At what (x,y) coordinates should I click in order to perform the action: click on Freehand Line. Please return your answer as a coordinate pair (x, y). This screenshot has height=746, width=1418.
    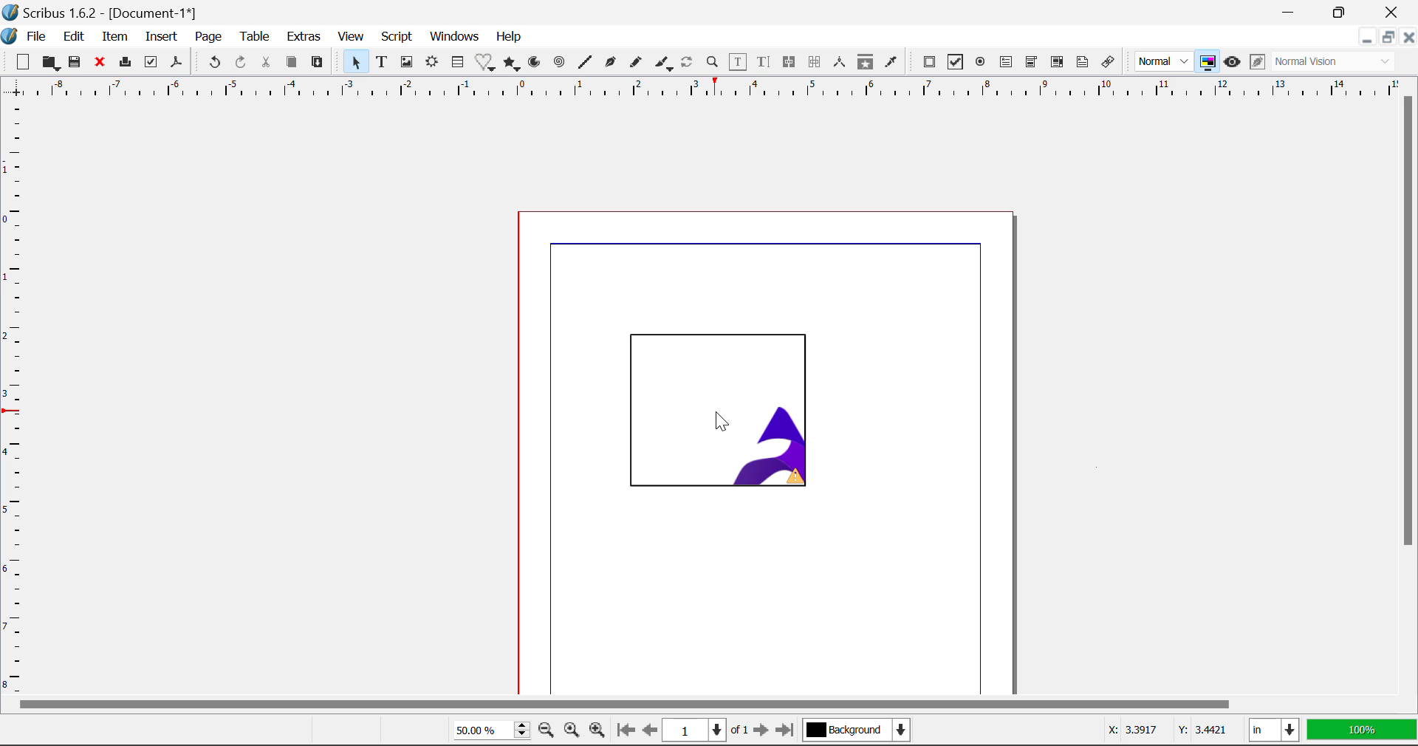
    Looking at the image, I should click on (638, 64).